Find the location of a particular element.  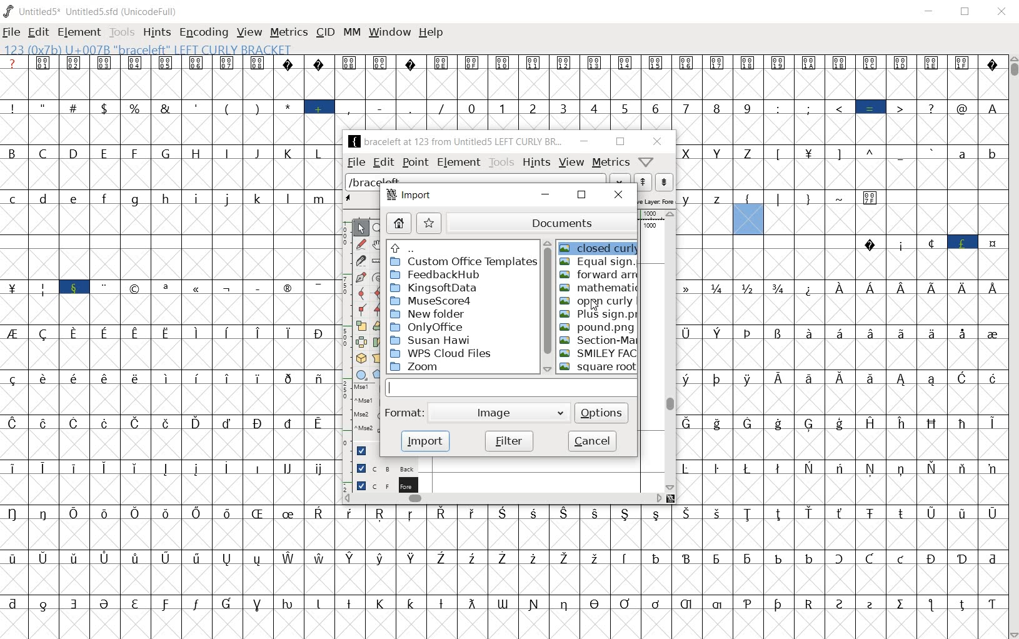

home is located at coordinates (398, 224).